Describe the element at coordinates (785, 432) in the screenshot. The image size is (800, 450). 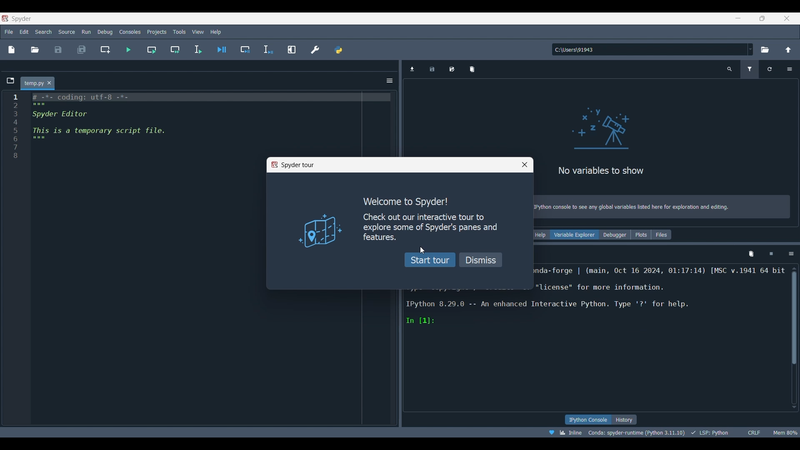
I see `Mem 80%` at that location.